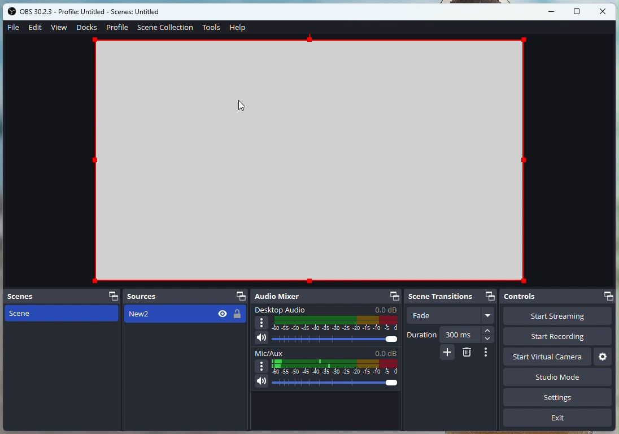 This screenshot has height=434, width=619. What do you see at coordinates (326, 370) in the screenshot?
I see `Mic/Aux` at bounding box center [326, 370].